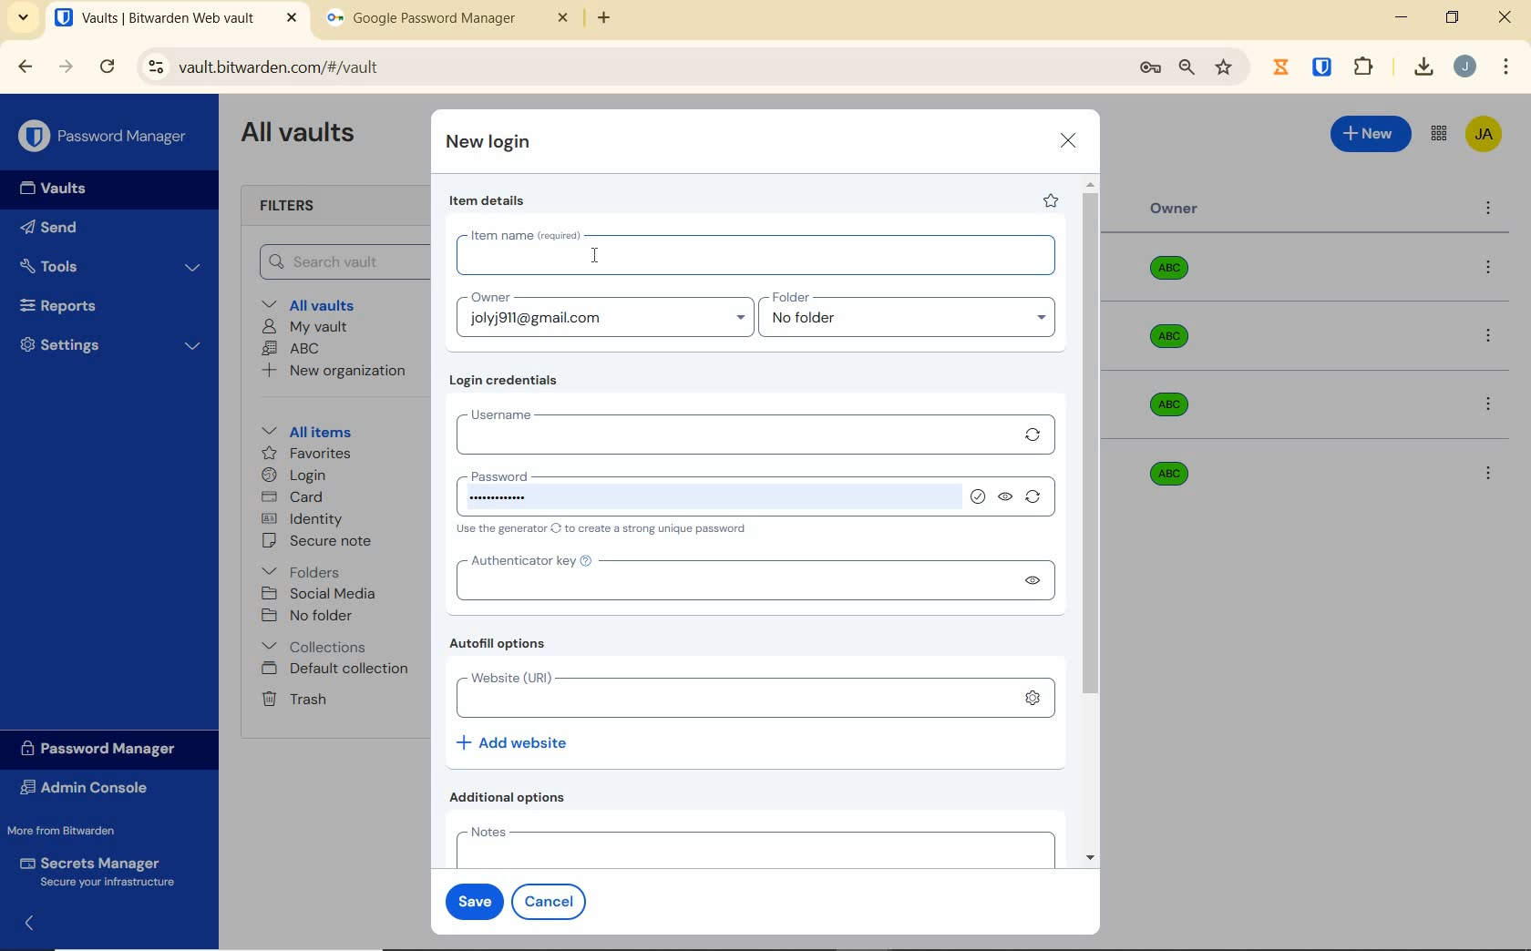 The image size is (1531, 951). I want to click on Trash, so click(291, 698).